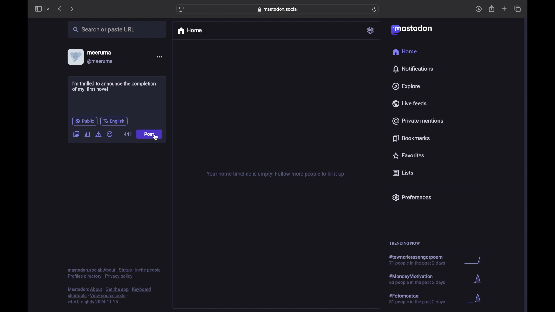 The image size is (555, 312). What do you see at coordinates (371, 30) in the screenshot?
I see `settings` at bounding box center [371, 30].